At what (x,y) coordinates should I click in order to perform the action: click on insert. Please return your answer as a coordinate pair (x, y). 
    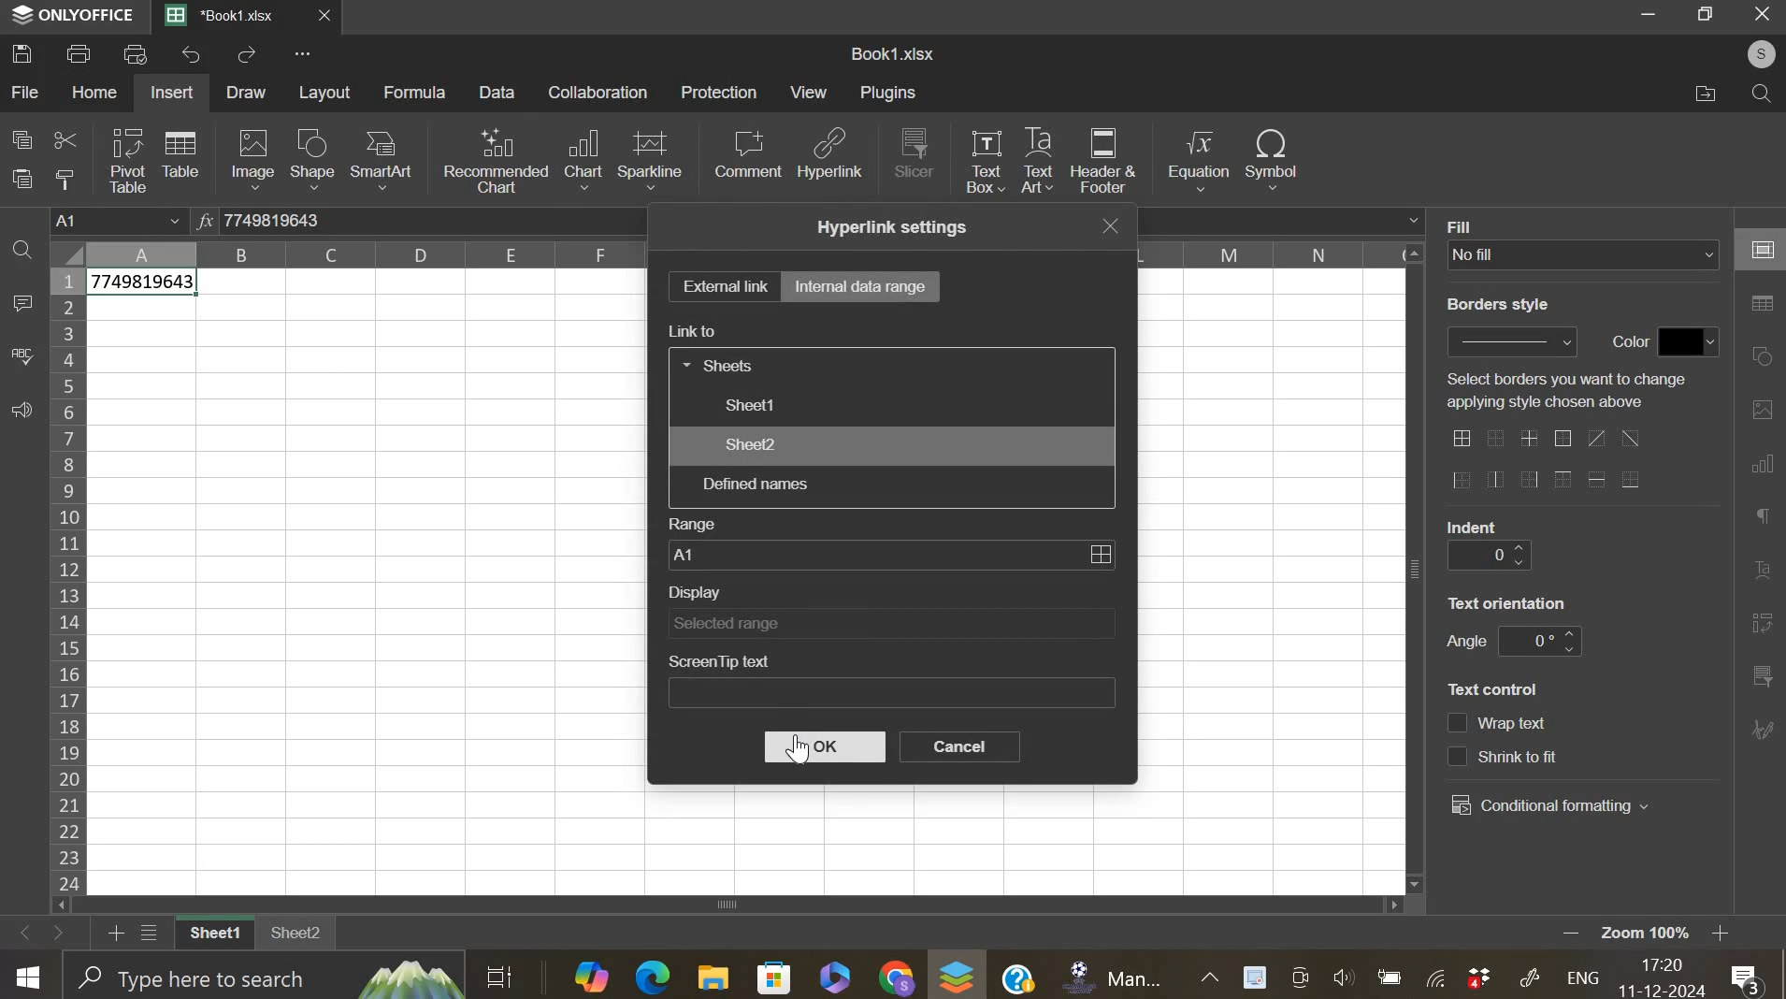
    Looking at the image, I should click on (171, 93).